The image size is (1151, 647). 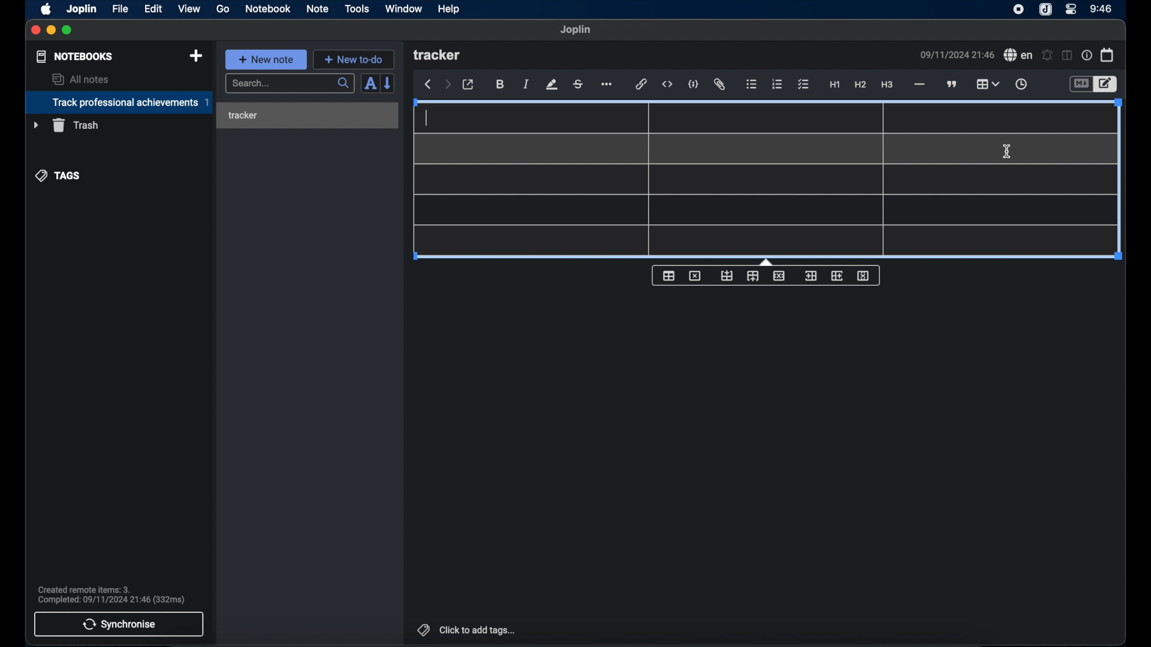 What do you see at coordinates (834, 85) in the screenshot?
I see `heading 1` at bounding box center [834, 85].